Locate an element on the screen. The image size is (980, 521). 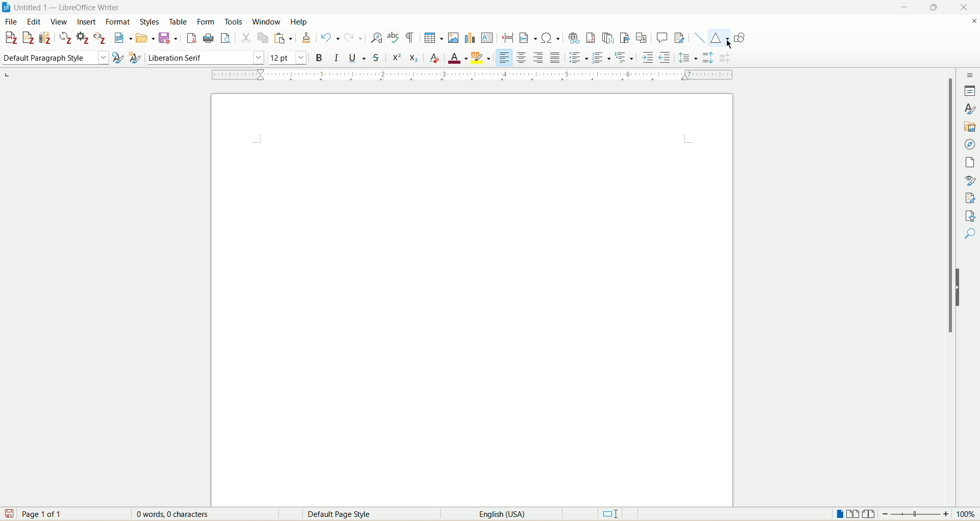
English(USA) is located at coordinates (495, 514).